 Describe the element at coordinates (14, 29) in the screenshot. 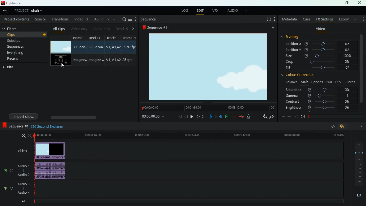

I see `filters` at that location.